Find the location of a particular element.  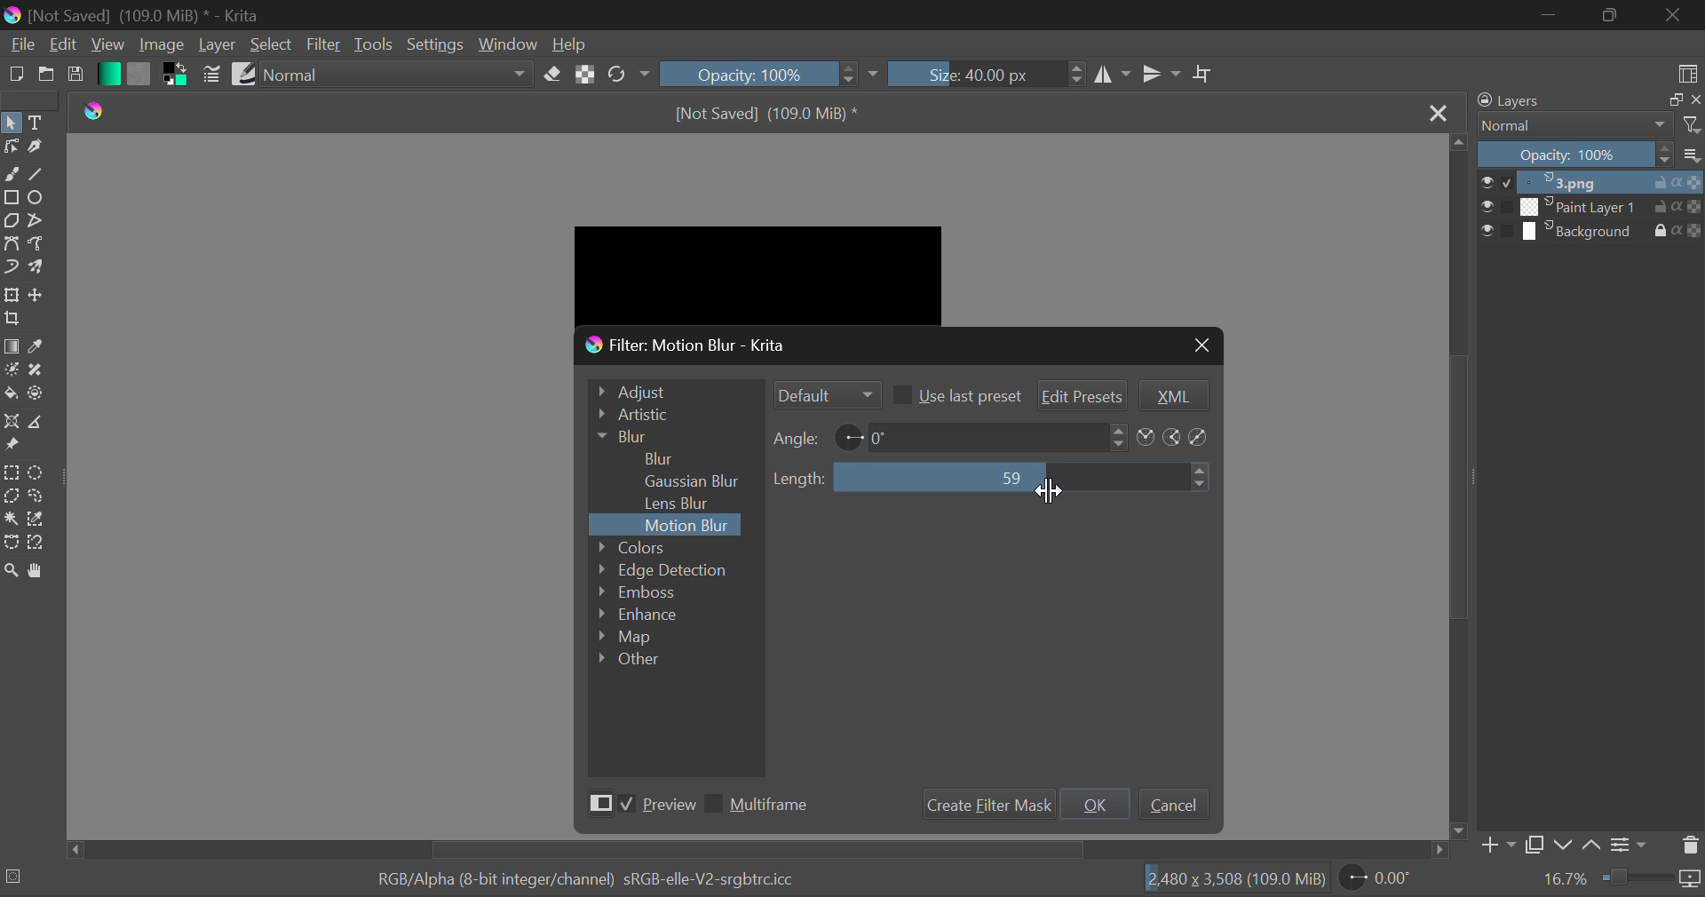

Multibrush is located at coordinates (39, 268).